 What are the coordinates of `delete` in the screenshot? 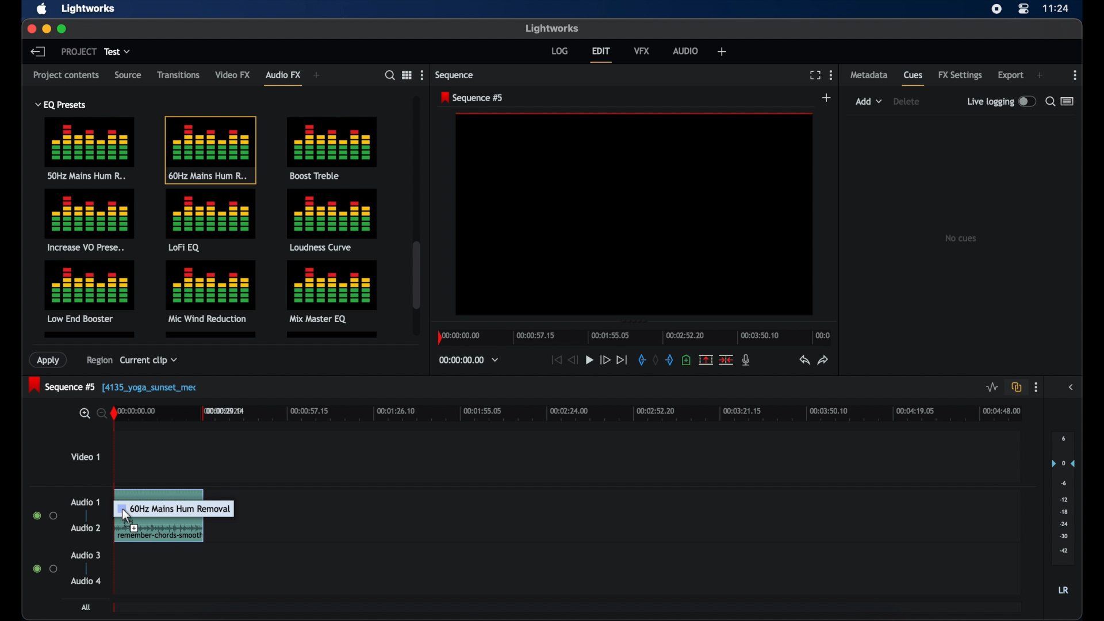 It's located at (906, 101).